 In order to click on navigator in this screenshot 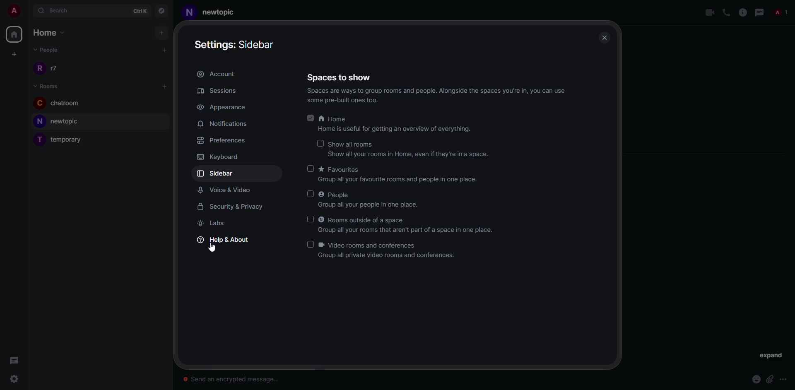, I will do `click(162, 10)`.